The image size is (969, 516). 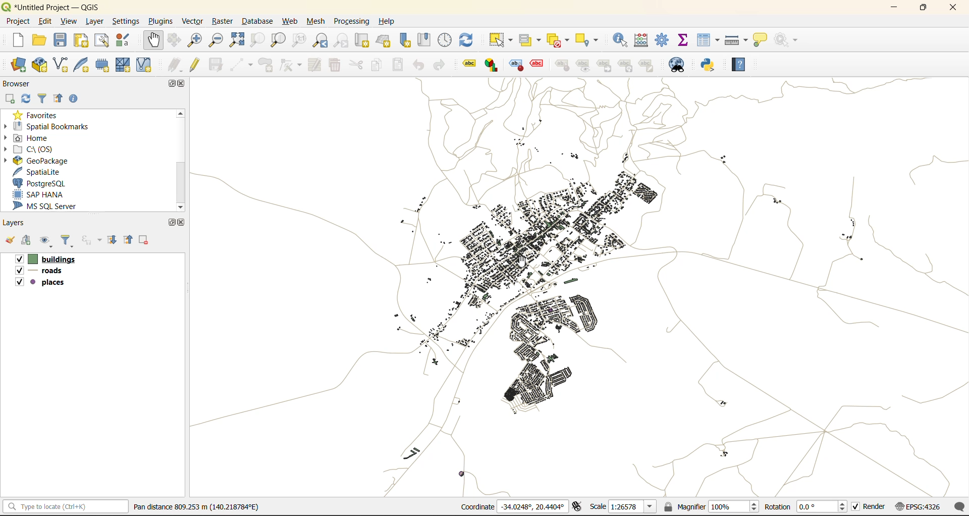 What do you see at coordinates (921, 507) in the screenshot?
I see `crs` at bounding box center [921, 507].